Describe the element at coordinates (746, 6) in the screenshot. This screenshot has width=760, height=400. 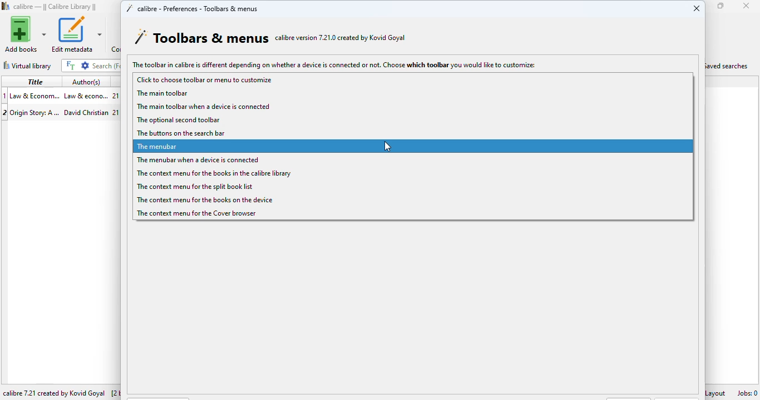
I see `close` at that location.